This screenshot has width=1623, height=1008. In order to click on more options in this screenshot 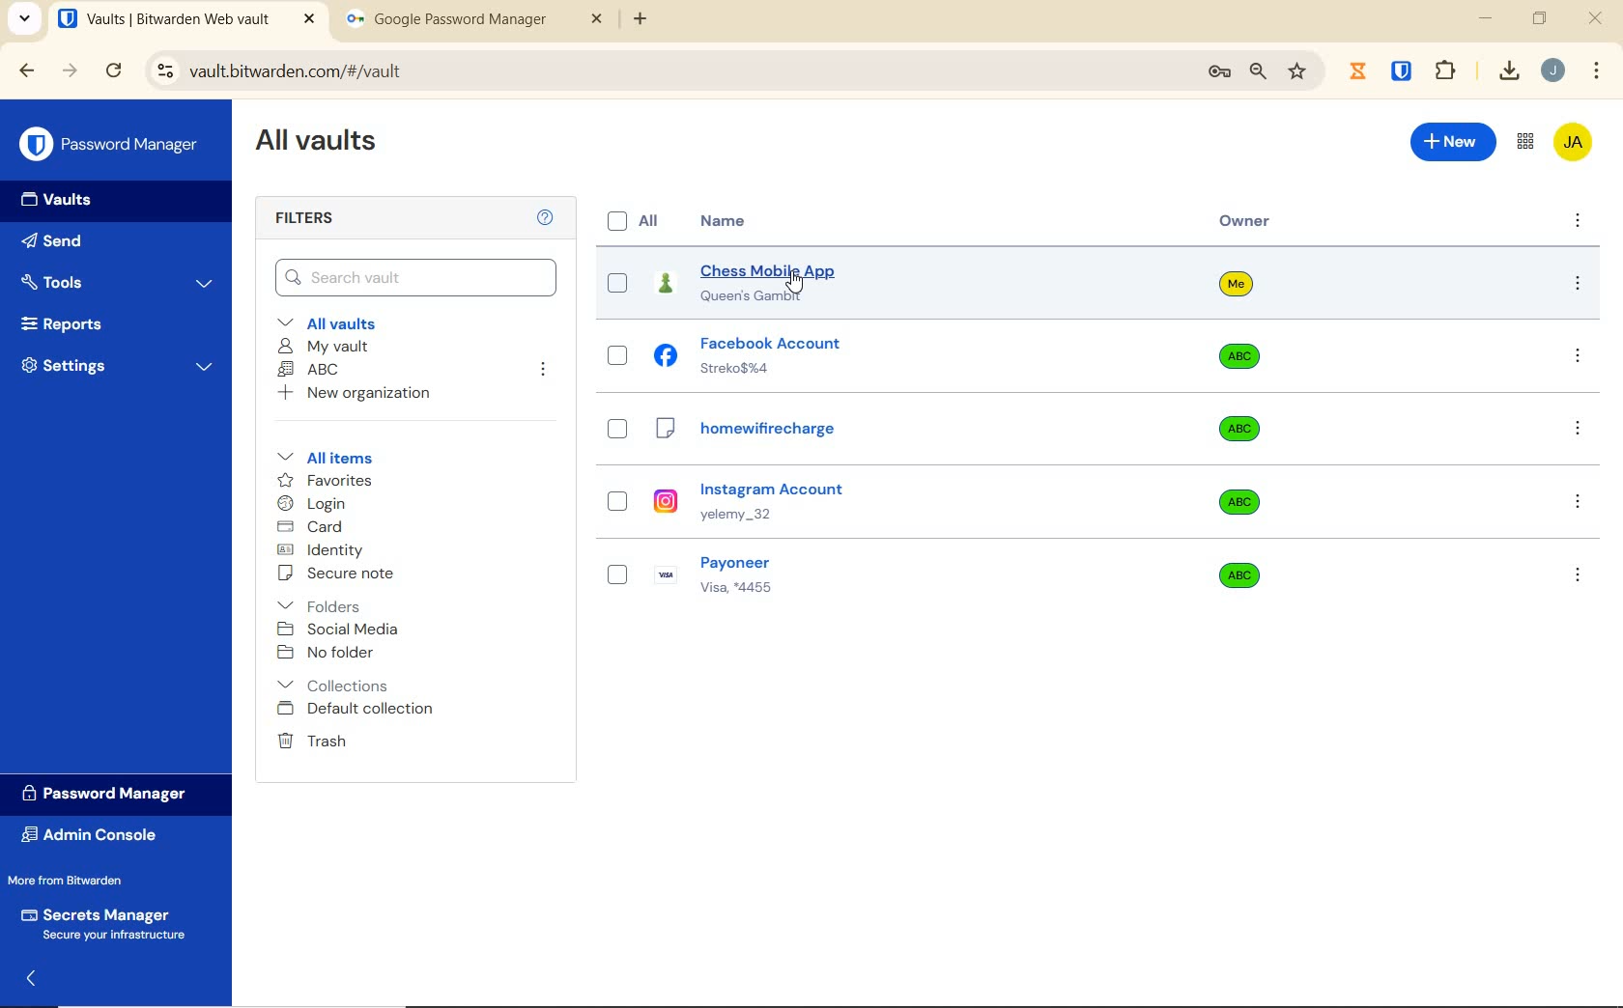, I will do `click(1579, 217)`.